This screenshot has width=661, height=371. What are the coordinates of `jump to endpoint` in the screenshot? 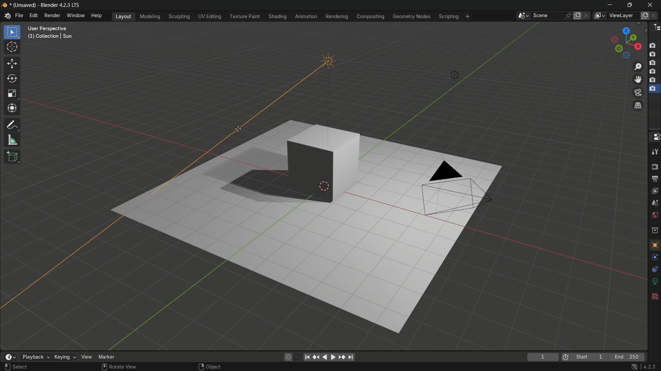 It's located at (351, 358).